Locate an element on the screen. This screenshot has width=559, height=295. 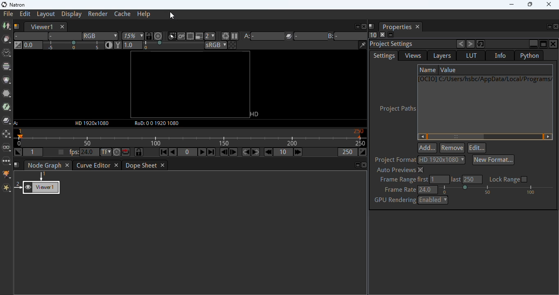
input is located at coordinates (16, 123).